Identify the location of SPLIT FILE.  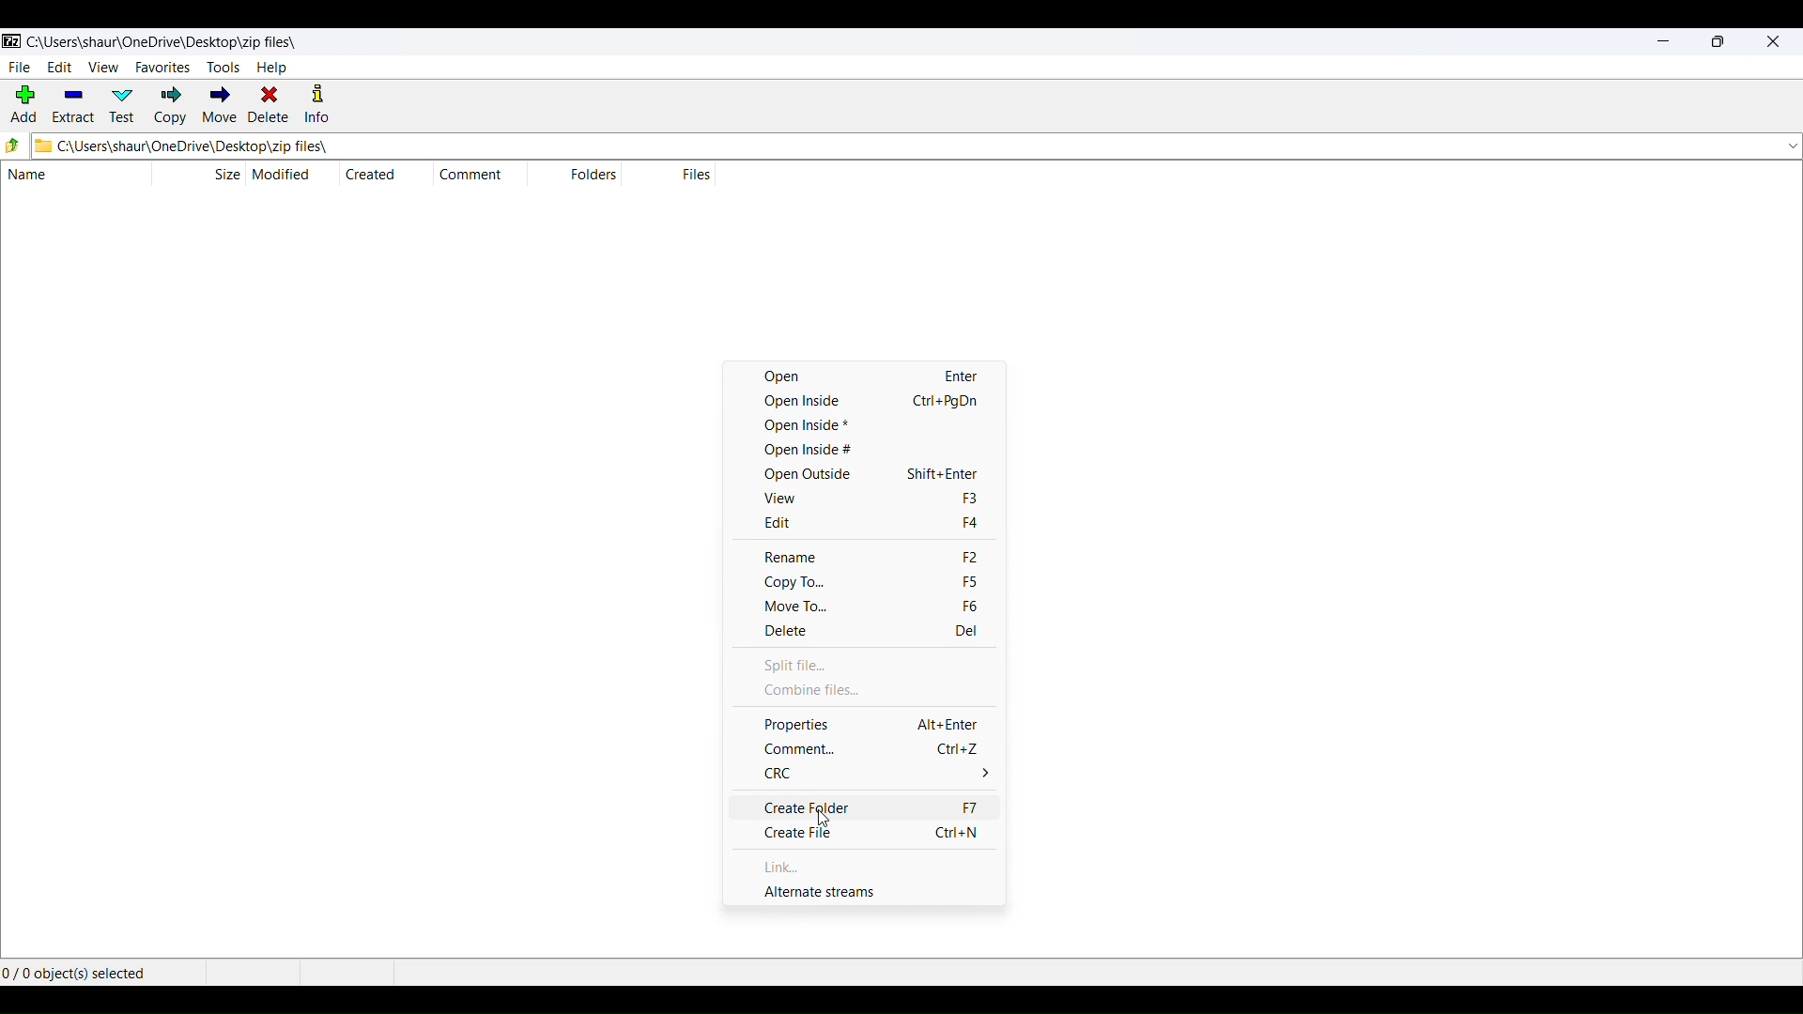
(883, 665).